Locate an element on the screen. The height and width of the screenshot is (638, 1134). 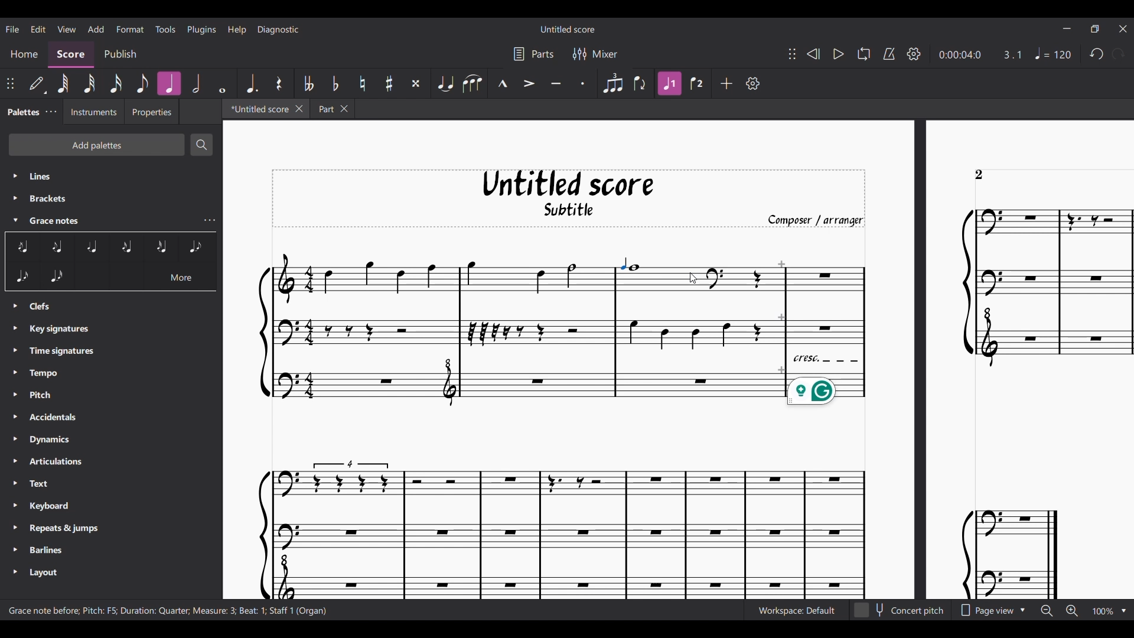
Change position of toolbar atatched is located at coordinates (10, 83).